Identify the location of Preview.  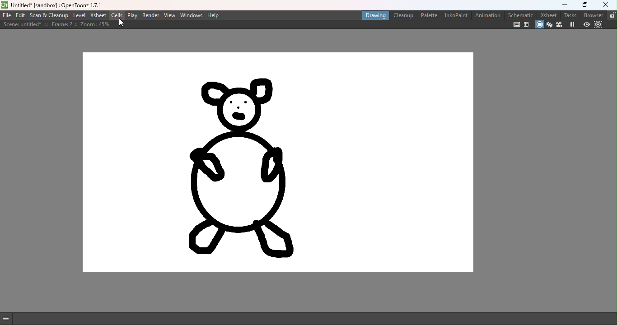
(587, 25).